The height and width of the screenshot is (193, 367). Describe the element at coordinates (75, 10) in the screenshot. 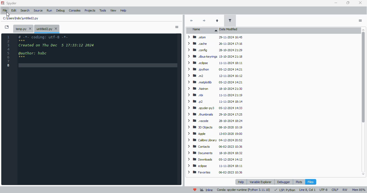

I see `consoles` at that location.